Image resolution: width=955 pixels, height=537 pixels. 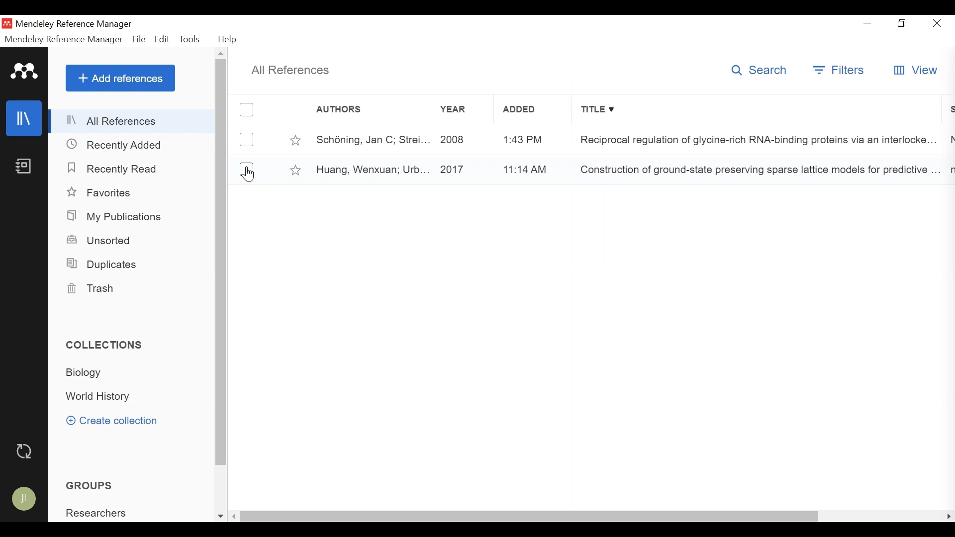 What do you see at coordinates (455, 171) in the screenshot?
I see `2017` at bounding box center [455, 171].